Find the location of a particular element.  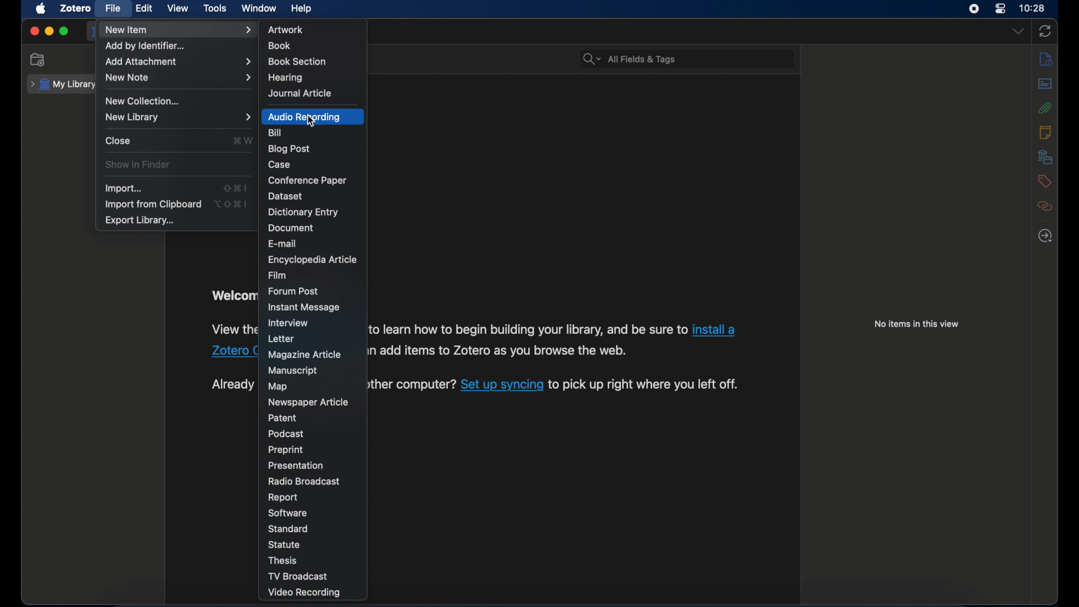

add attachments is located at coordinates (178, 62).